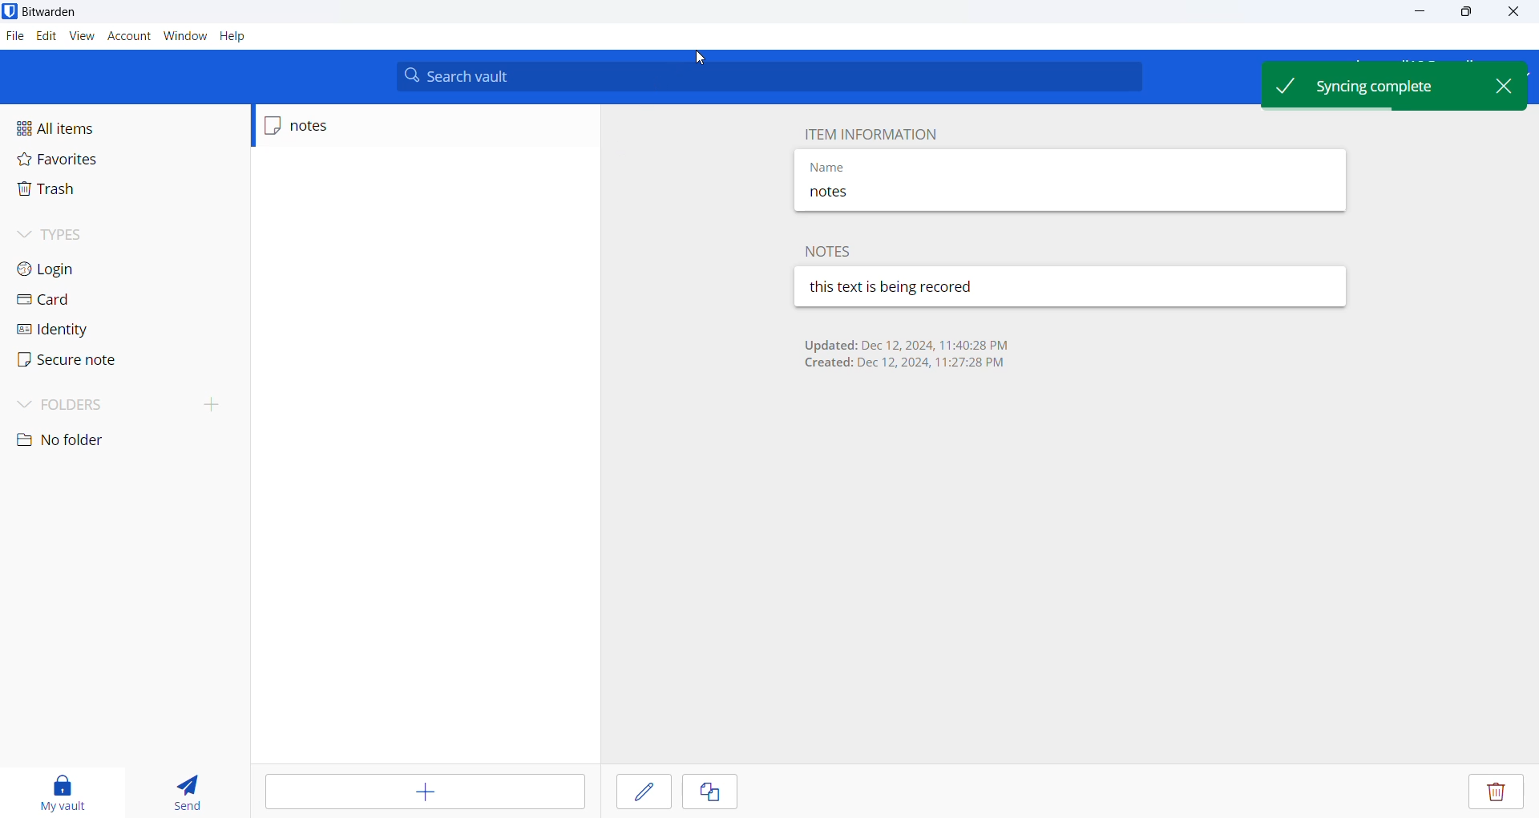 This screenshot has width=1539, height=818. Describe the element at coordinates (833, 250) in the screenshot. I see `notes` at that location.